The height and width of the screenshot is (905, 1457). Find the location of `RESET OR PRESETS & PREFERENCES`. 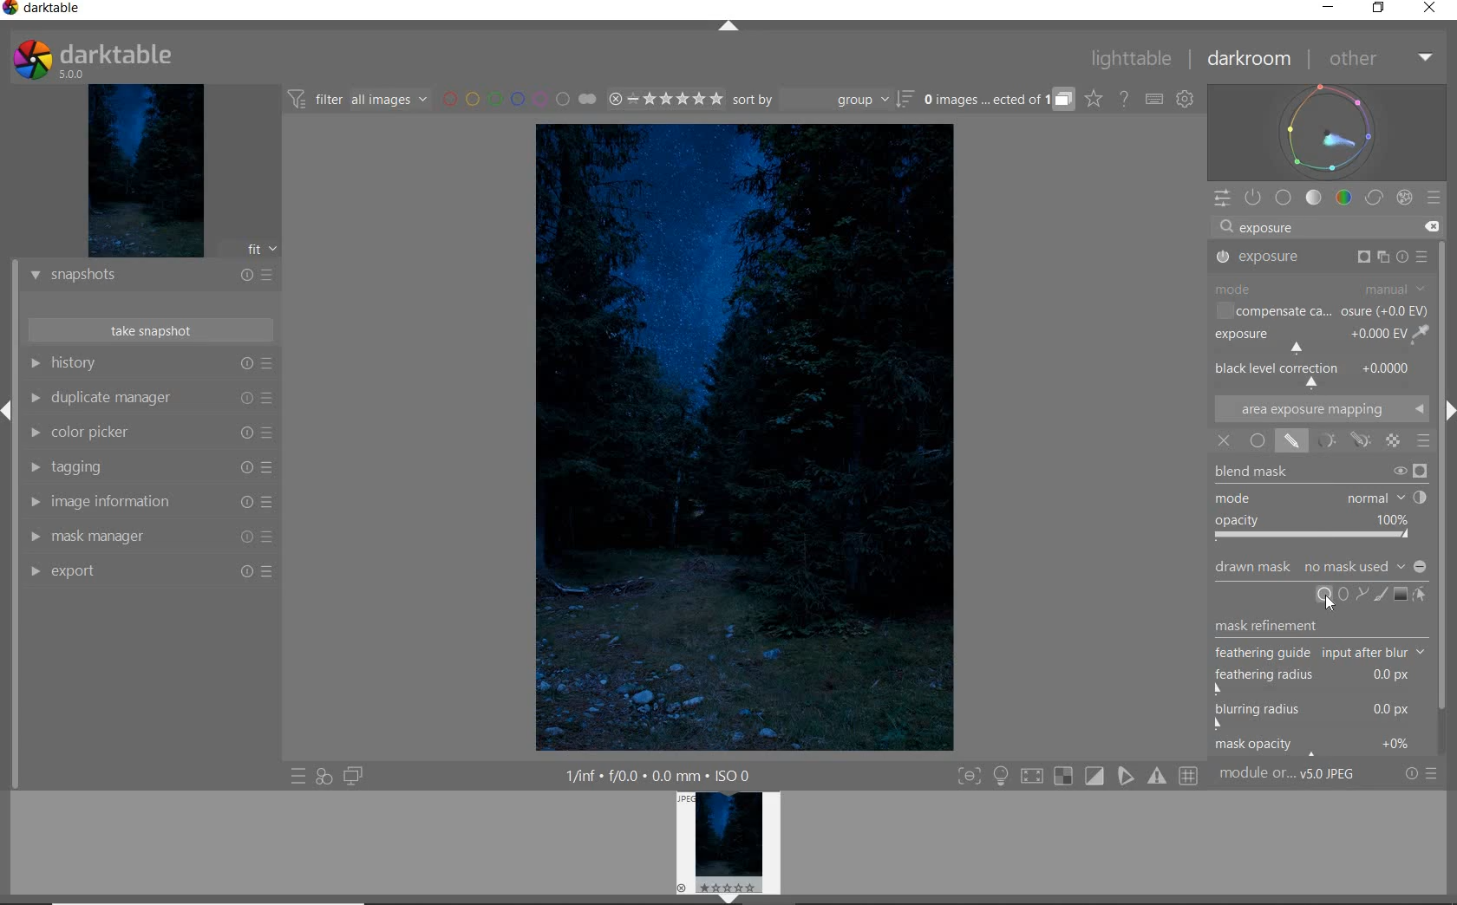

RESET OR PRESETS & PREFERENCES is located at coordinates (1422, 774).